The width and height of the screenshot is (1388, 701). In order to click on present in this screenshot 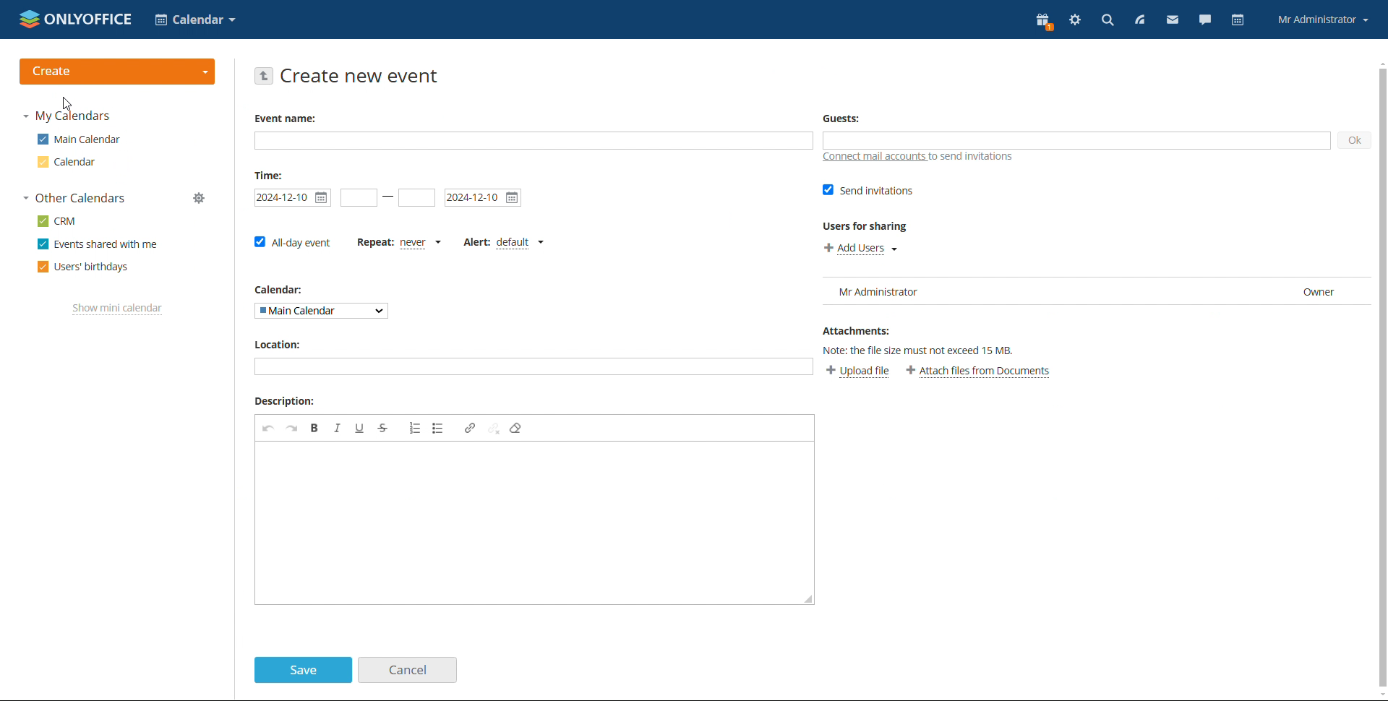, I will do `click(1042, 22)`.